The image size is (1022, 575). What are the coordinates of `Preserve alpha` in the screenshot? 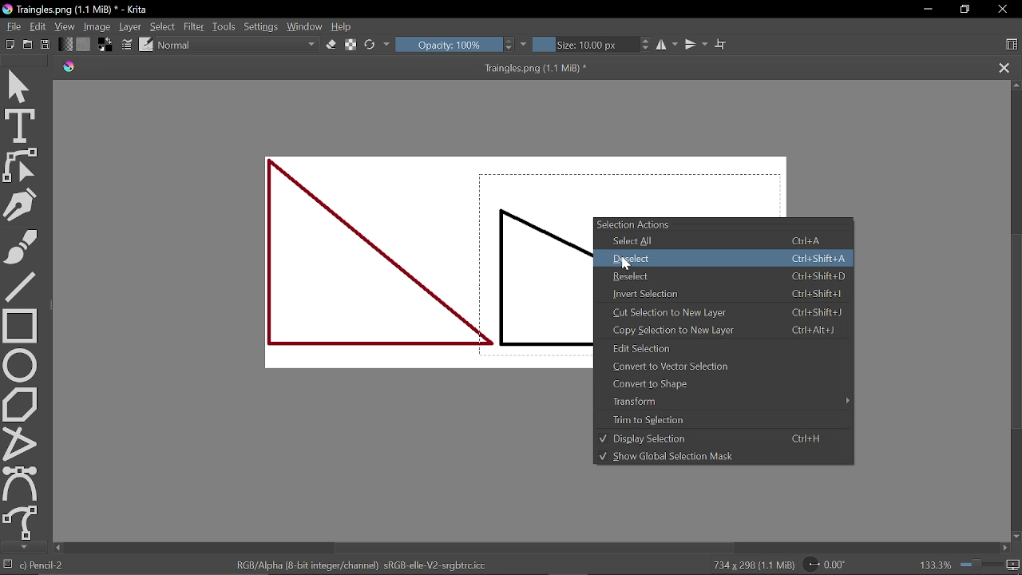 It's located at (349, 43).